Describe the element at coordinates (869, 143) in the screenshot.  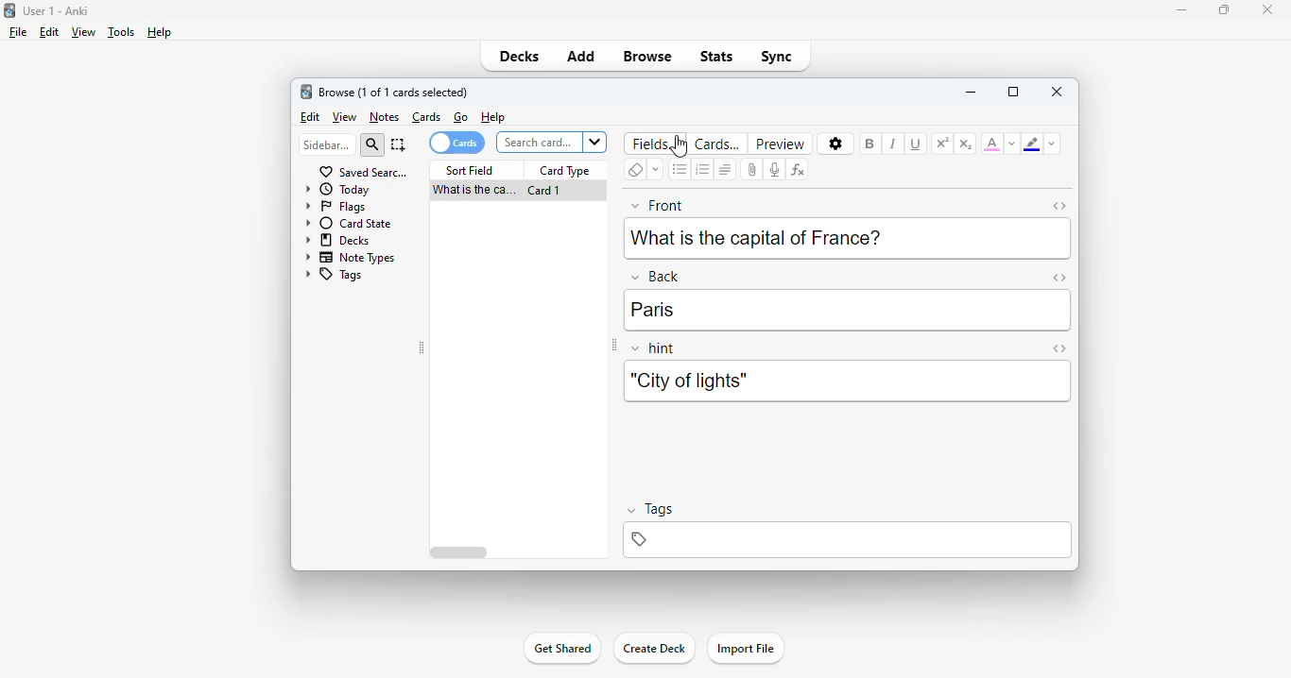
I see `bold` at that location.